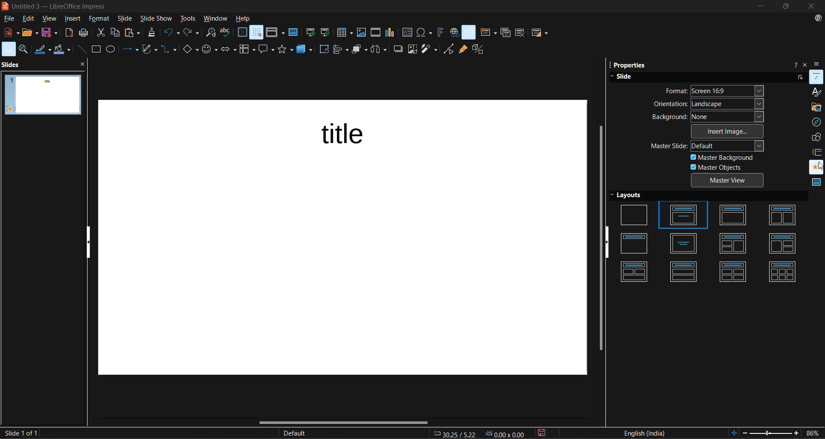 The image size is (825, 439). I want to click on rectangle, so click(98, 49).